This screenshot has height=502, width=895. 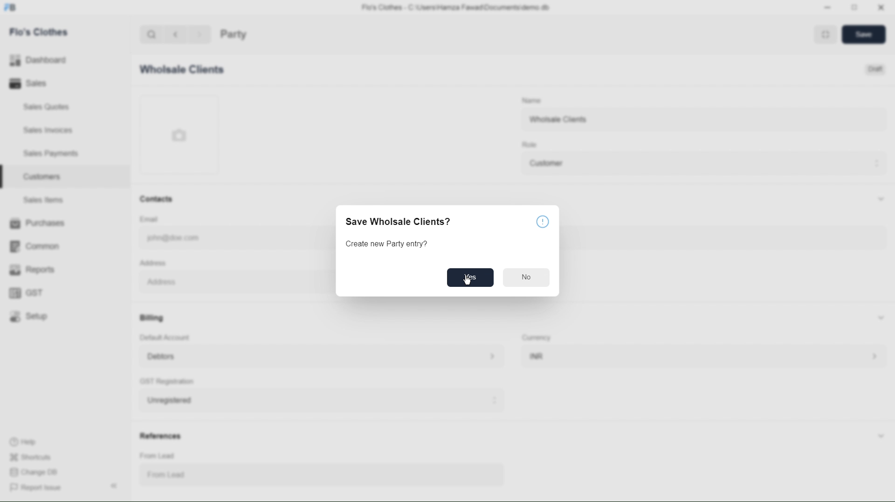 What do you see at coordinates (526, 275) in the screenshot?
I see `No` at bounding box center [526, 275].